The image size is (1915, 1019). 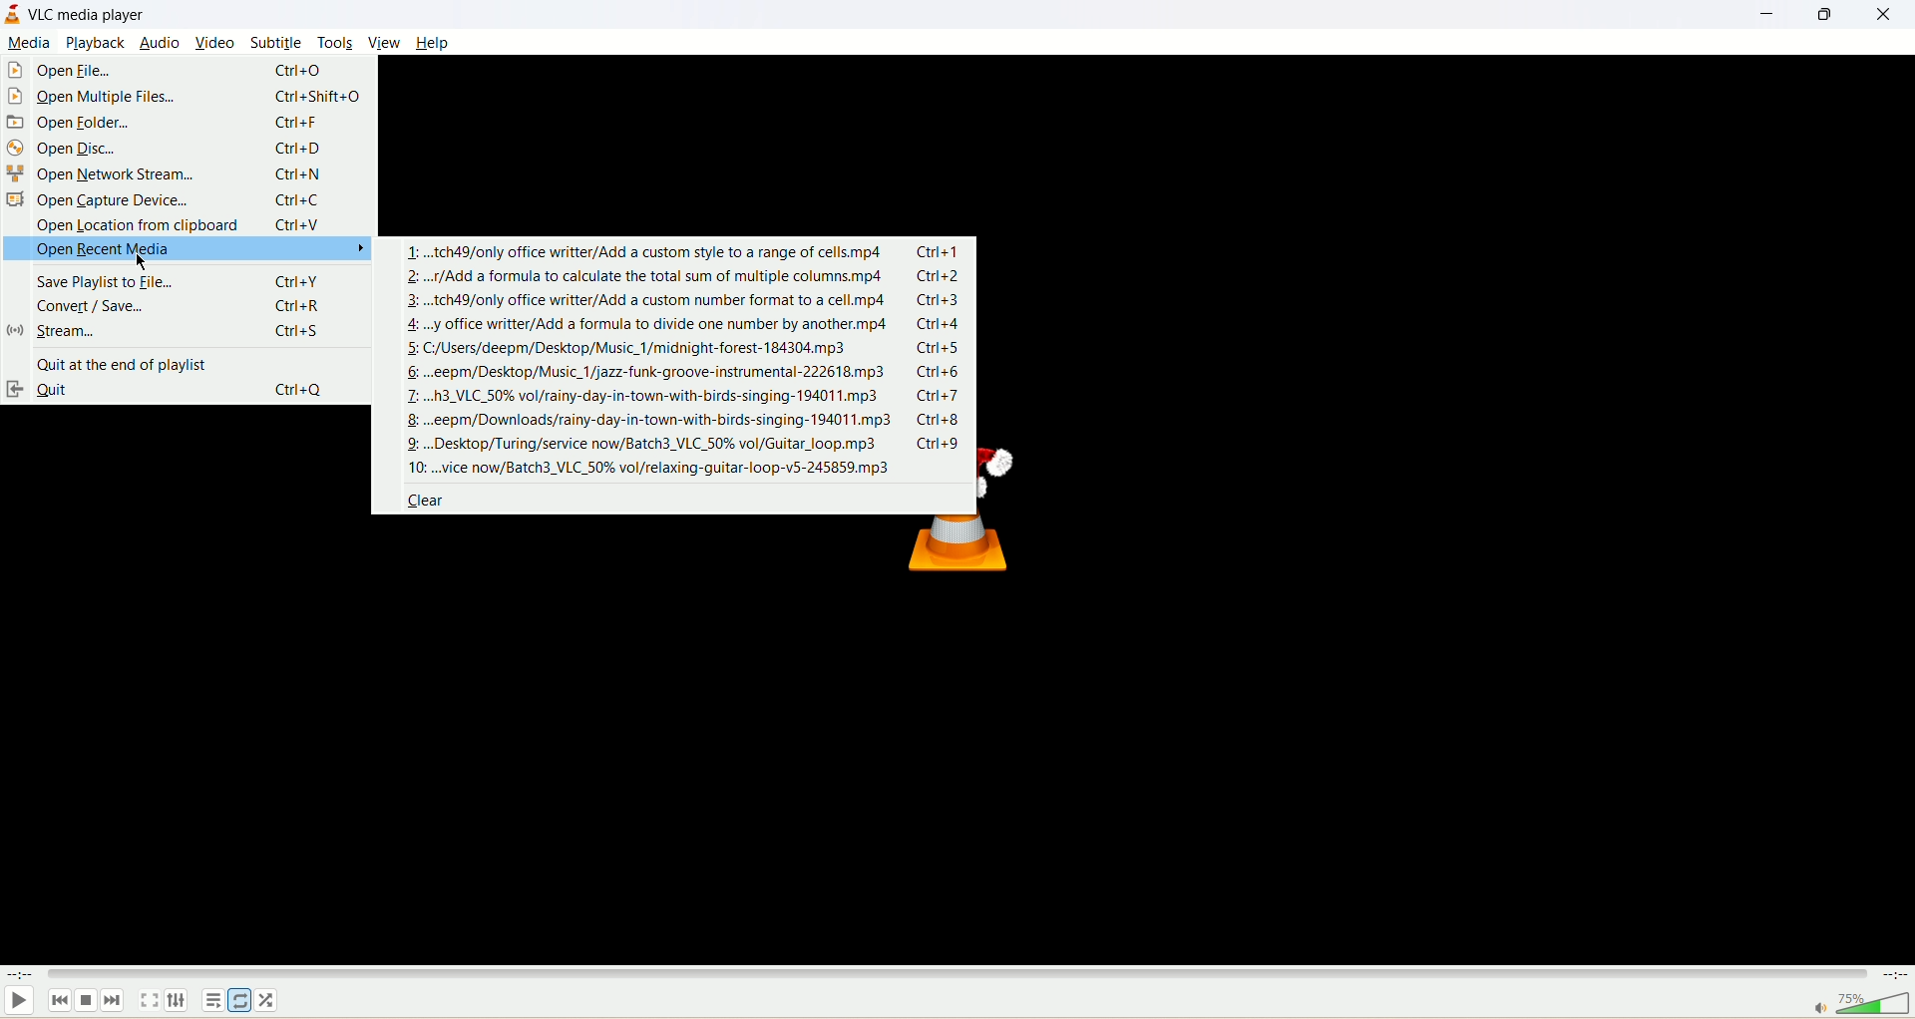 I want to click on 8 ...eepm/Downloads/rainy-day-in-town-with-birds-singing-194011.mp3, so click(x=650, y=420).